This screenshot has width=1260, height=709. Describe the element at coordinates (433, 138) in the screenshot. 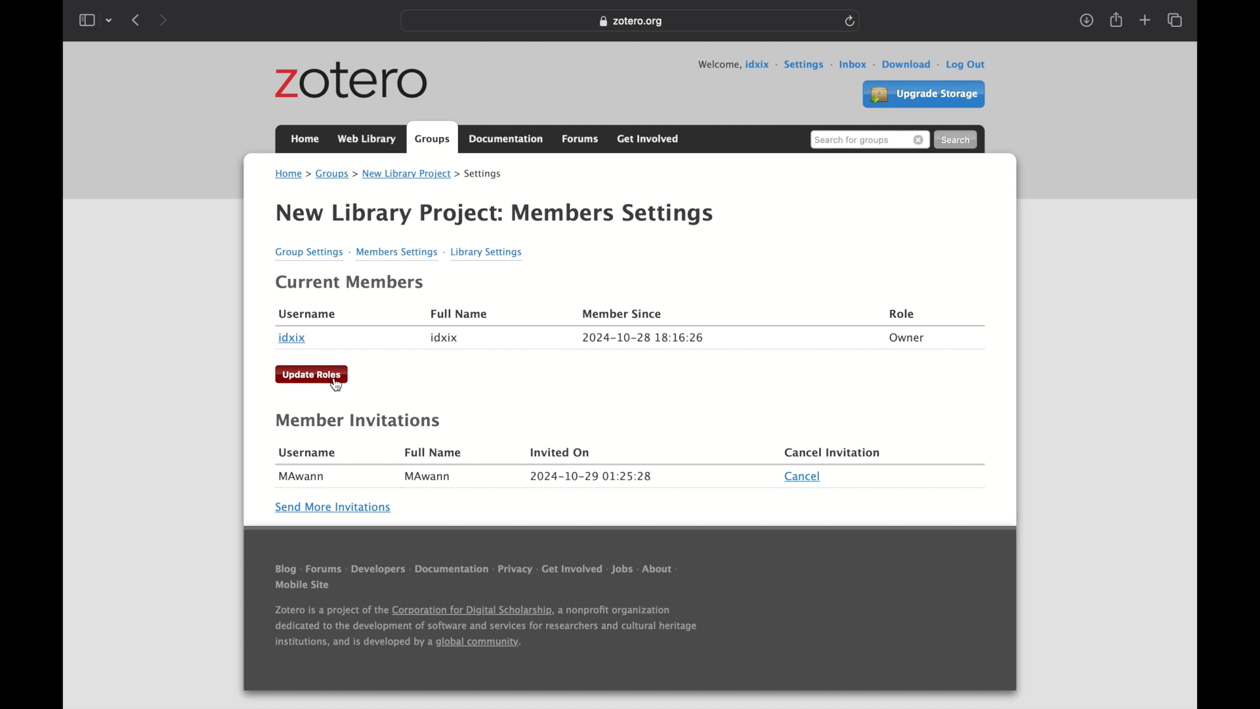

I see `groups` at that location.